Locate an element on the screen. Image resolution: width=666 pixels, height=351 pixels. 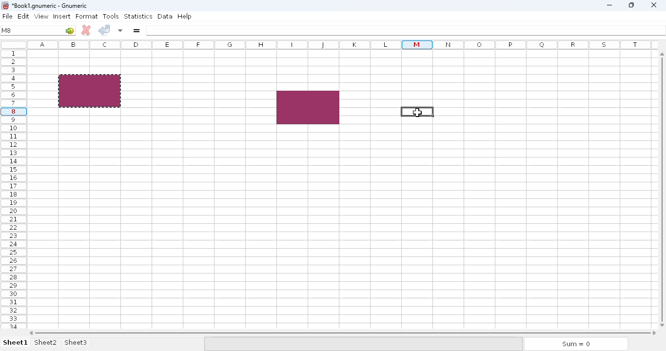
tools is located at coordinates (110, 16).